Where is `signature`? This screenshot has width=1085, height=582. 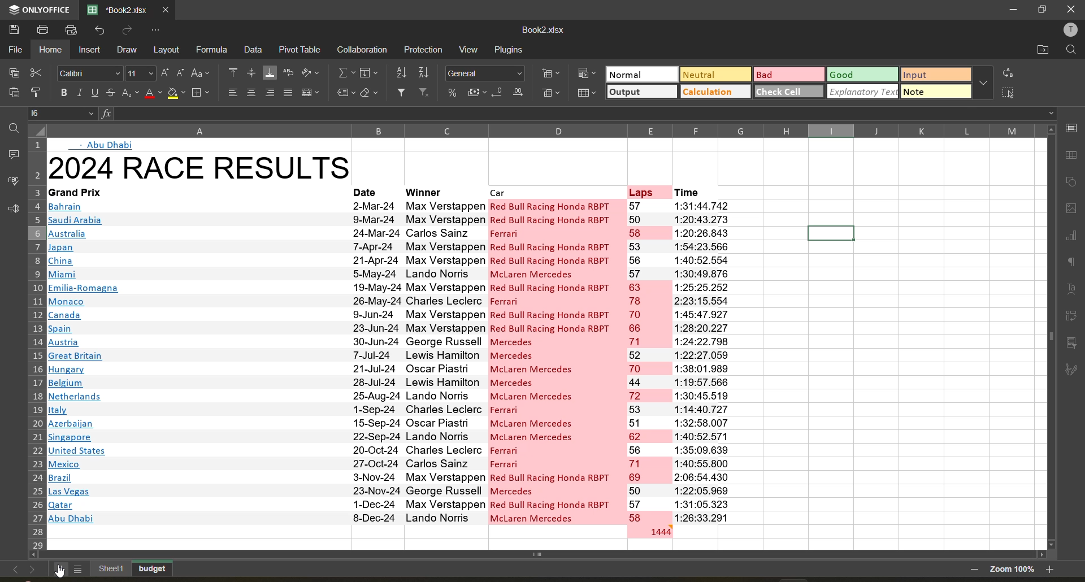
signature is located at coordinates (1074, 371).